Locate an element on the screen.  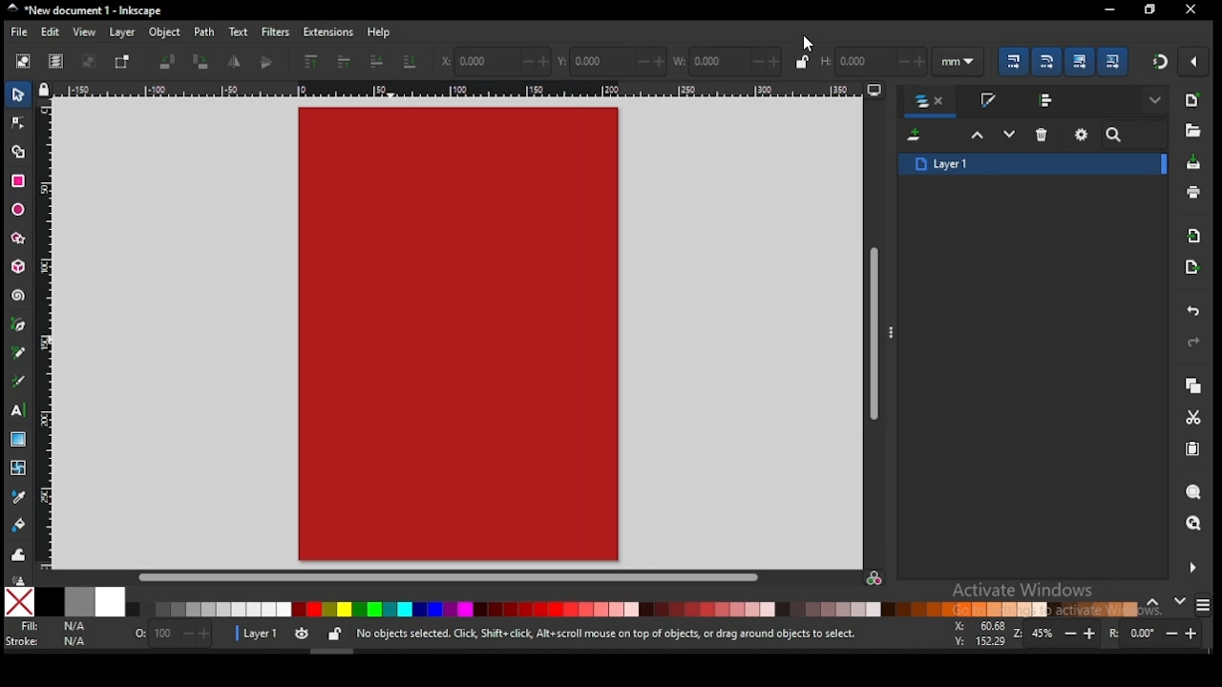
lock is located at coordinates (802, 61).